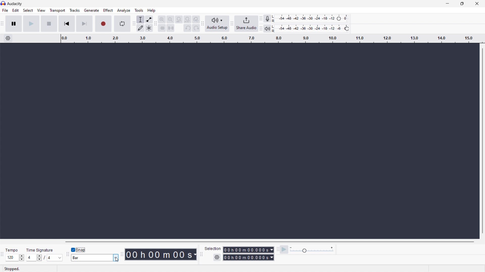 The image size is (485, 272). What do you see at coordinates (284, 250) in the screenshot?
I see `play at speed` at bounding box center [284, 250].